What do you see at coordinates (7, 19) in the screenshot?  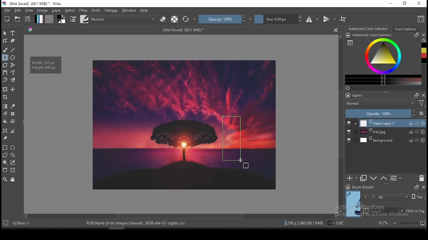 I see `new` at bounding box center [7, 19].